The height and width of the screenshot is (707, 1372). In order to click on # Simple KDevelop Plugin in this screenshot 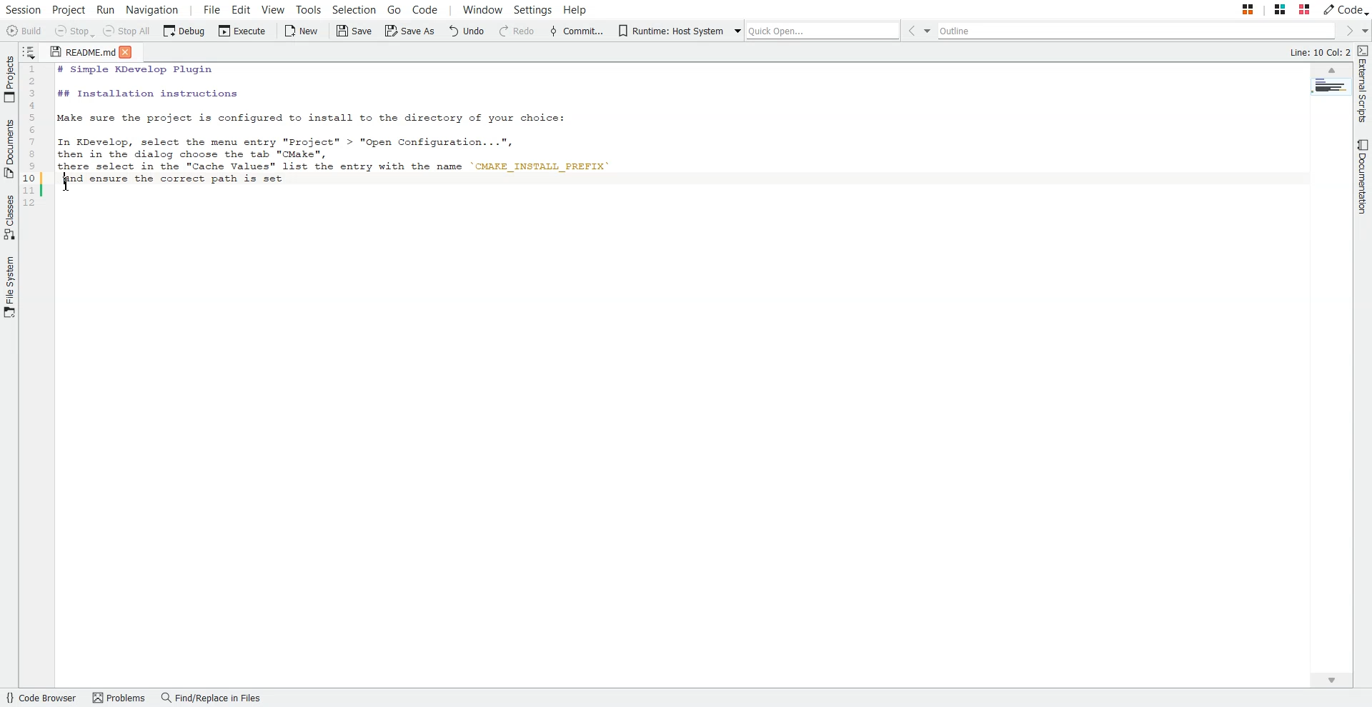, I will do `click(132, 70)`.